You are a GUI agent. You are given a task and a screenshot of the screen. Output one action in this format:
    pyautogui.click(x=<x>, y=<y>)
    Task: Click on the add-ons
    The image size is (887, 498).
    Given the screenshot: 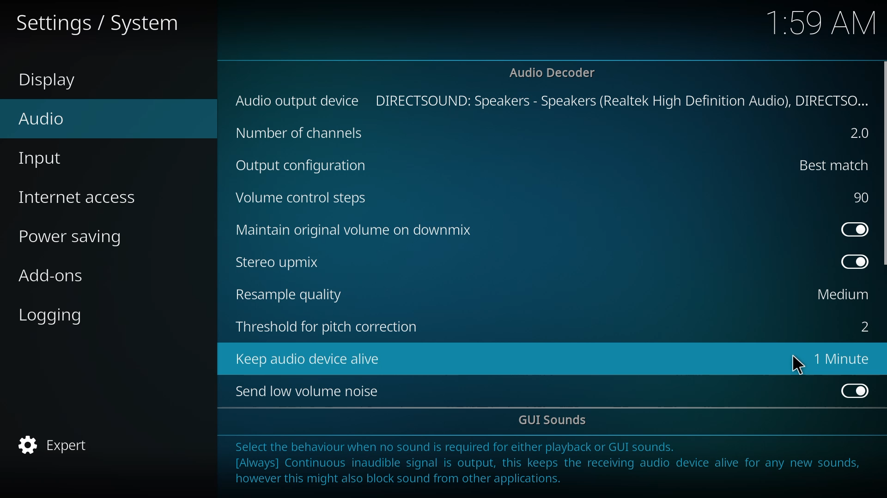 What is the action you would take?
    pyautogui.click(x=53, y=275)
    